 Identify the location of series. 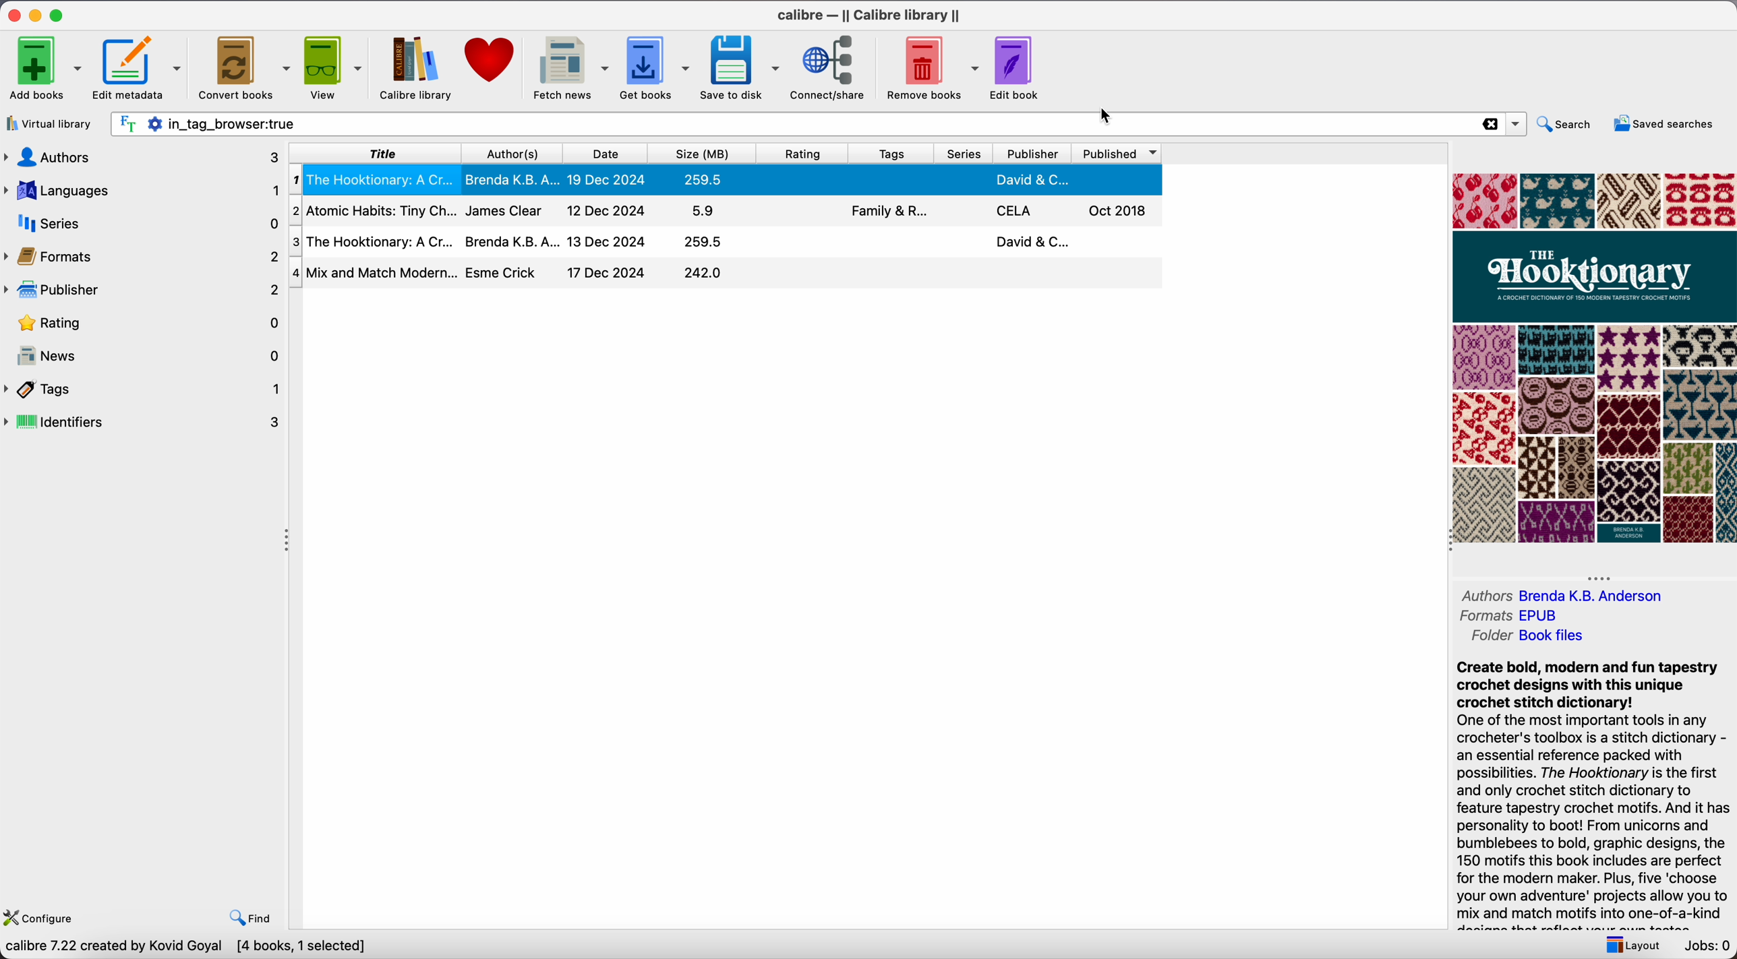
(965, 152).